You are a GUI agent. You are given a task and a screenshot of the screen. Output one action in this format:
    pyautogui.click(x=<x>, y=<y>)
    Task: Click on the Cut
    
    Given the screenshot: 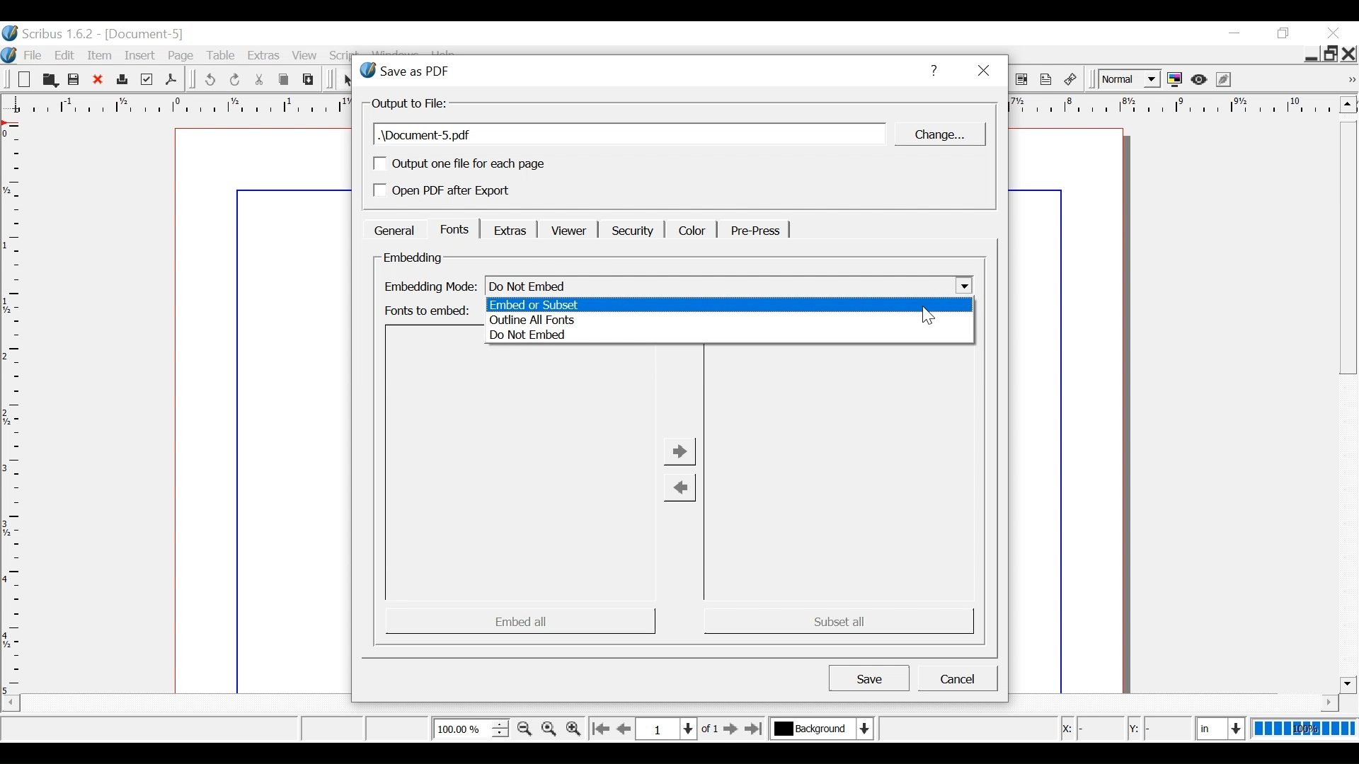 What is the action you would take?
    pyautogui.click(x=260, y=80)
    